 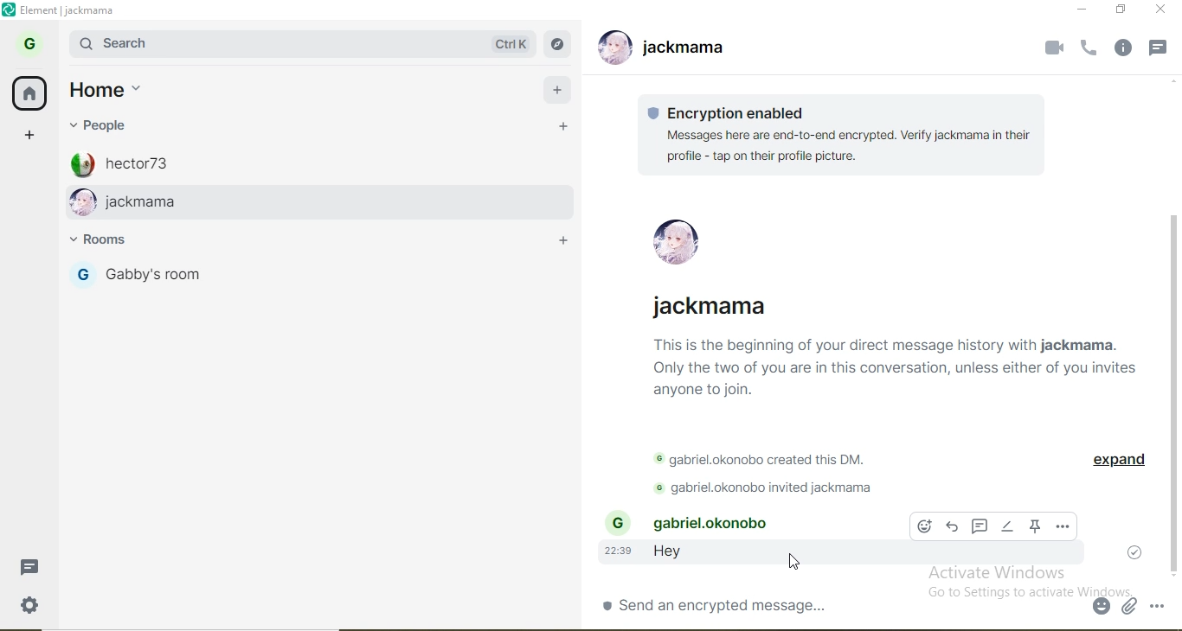 What do you see at coordinates (1088, 52) in the screenshot?
I see `voice call` at bounding box center [1088, 52].